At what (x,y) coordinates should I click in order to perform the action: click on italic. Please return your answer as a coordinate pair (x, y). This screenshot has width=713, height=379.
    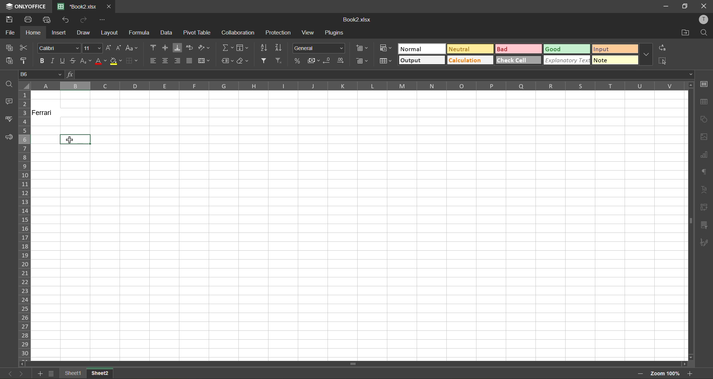
    Looking at the image, I should click on (54, 61).